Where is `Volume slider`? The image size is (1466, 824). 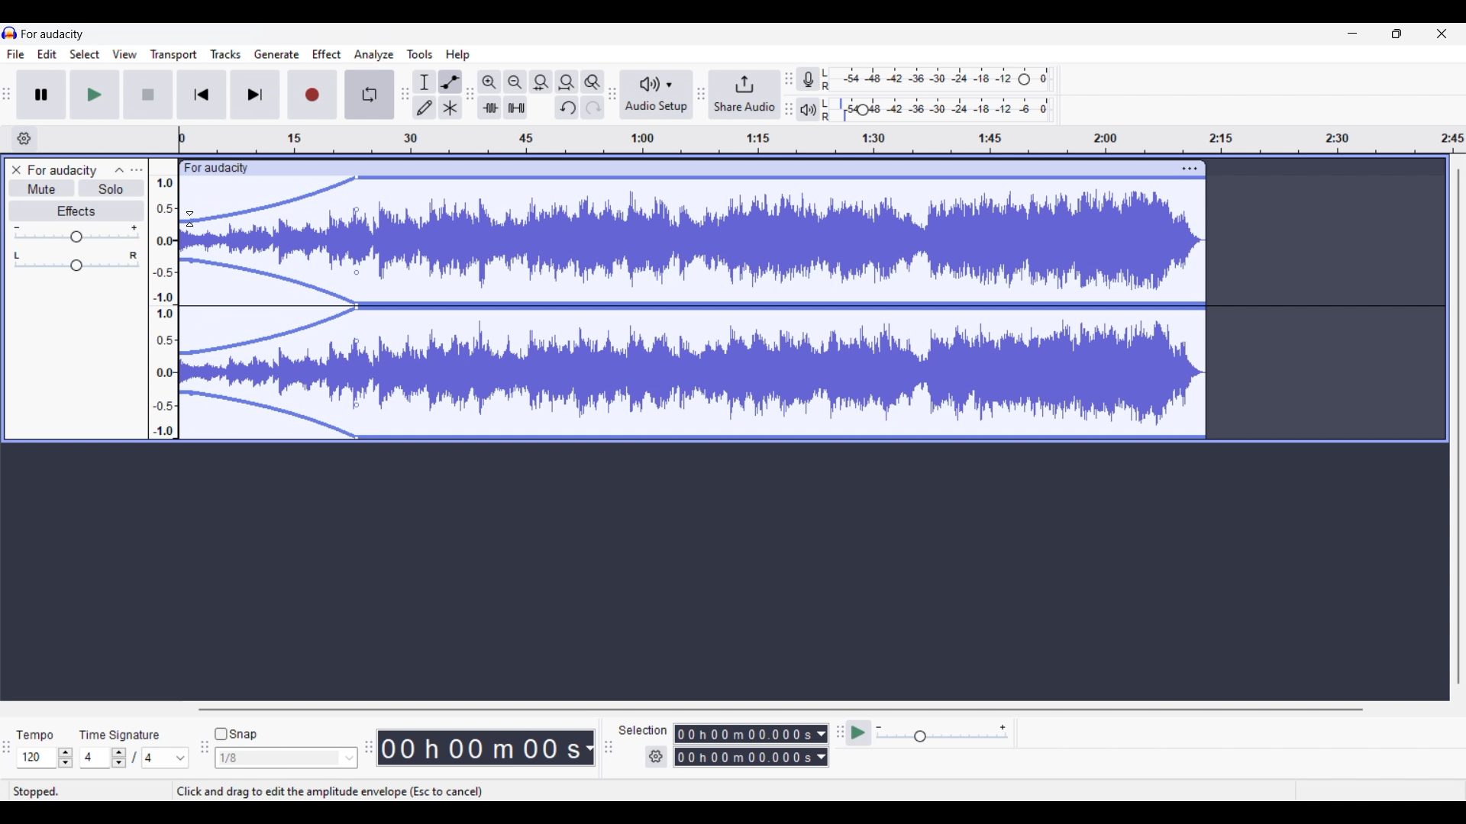
Volume slider is located at coordinates (77, 234).